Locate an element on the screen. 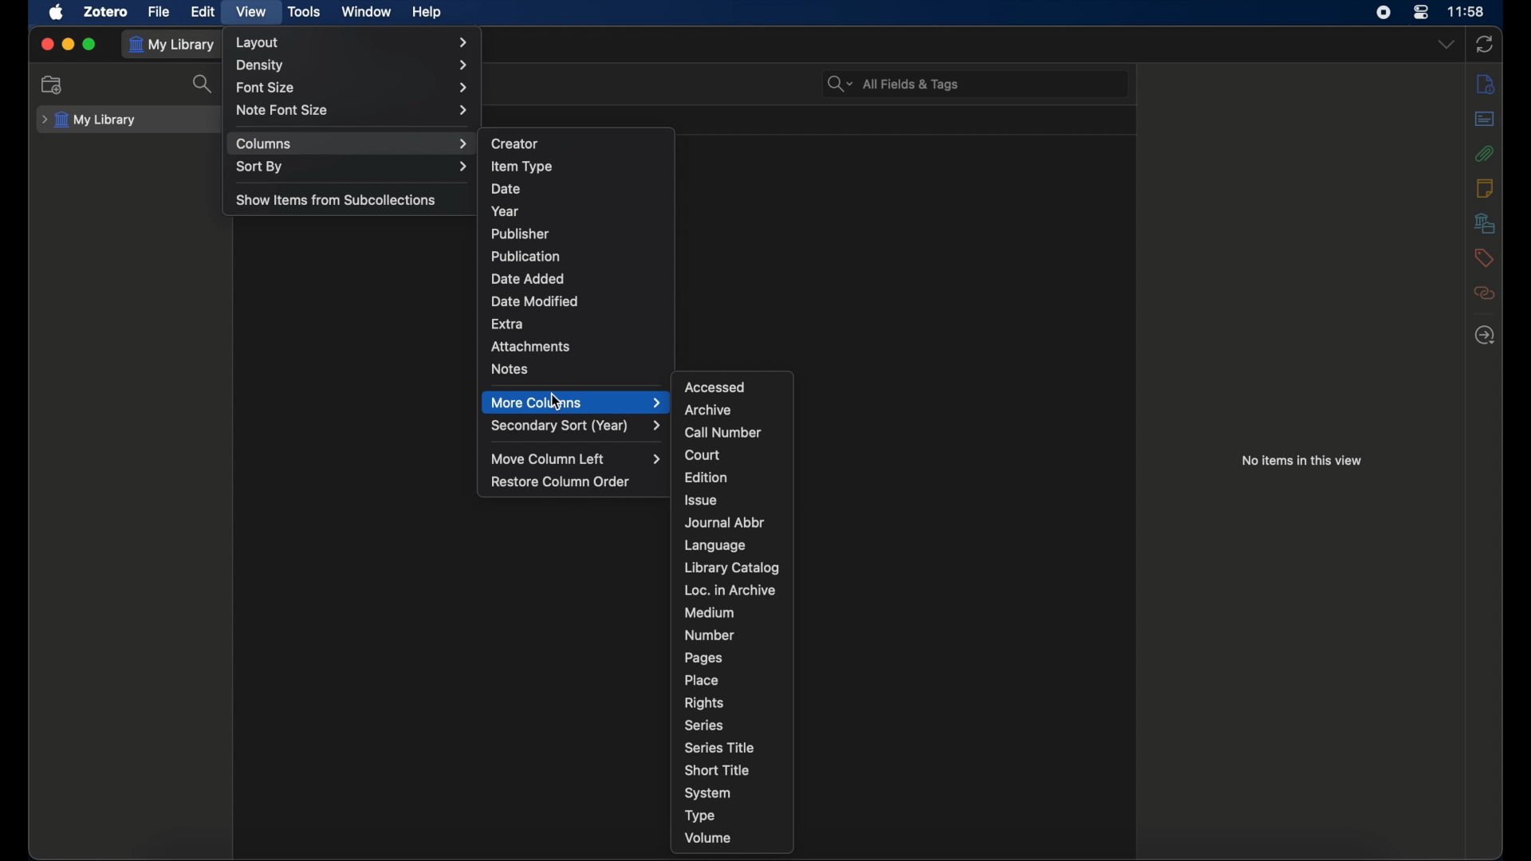 The height and width of the screenshot is (861, 1531). court is located at coordinates (703, 454).